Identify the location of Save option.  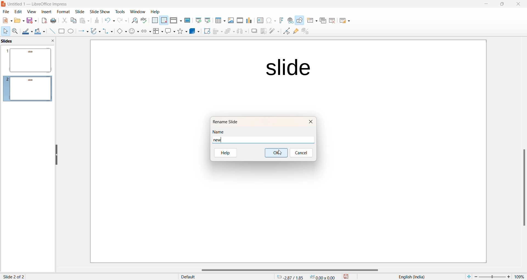
(32, 21).